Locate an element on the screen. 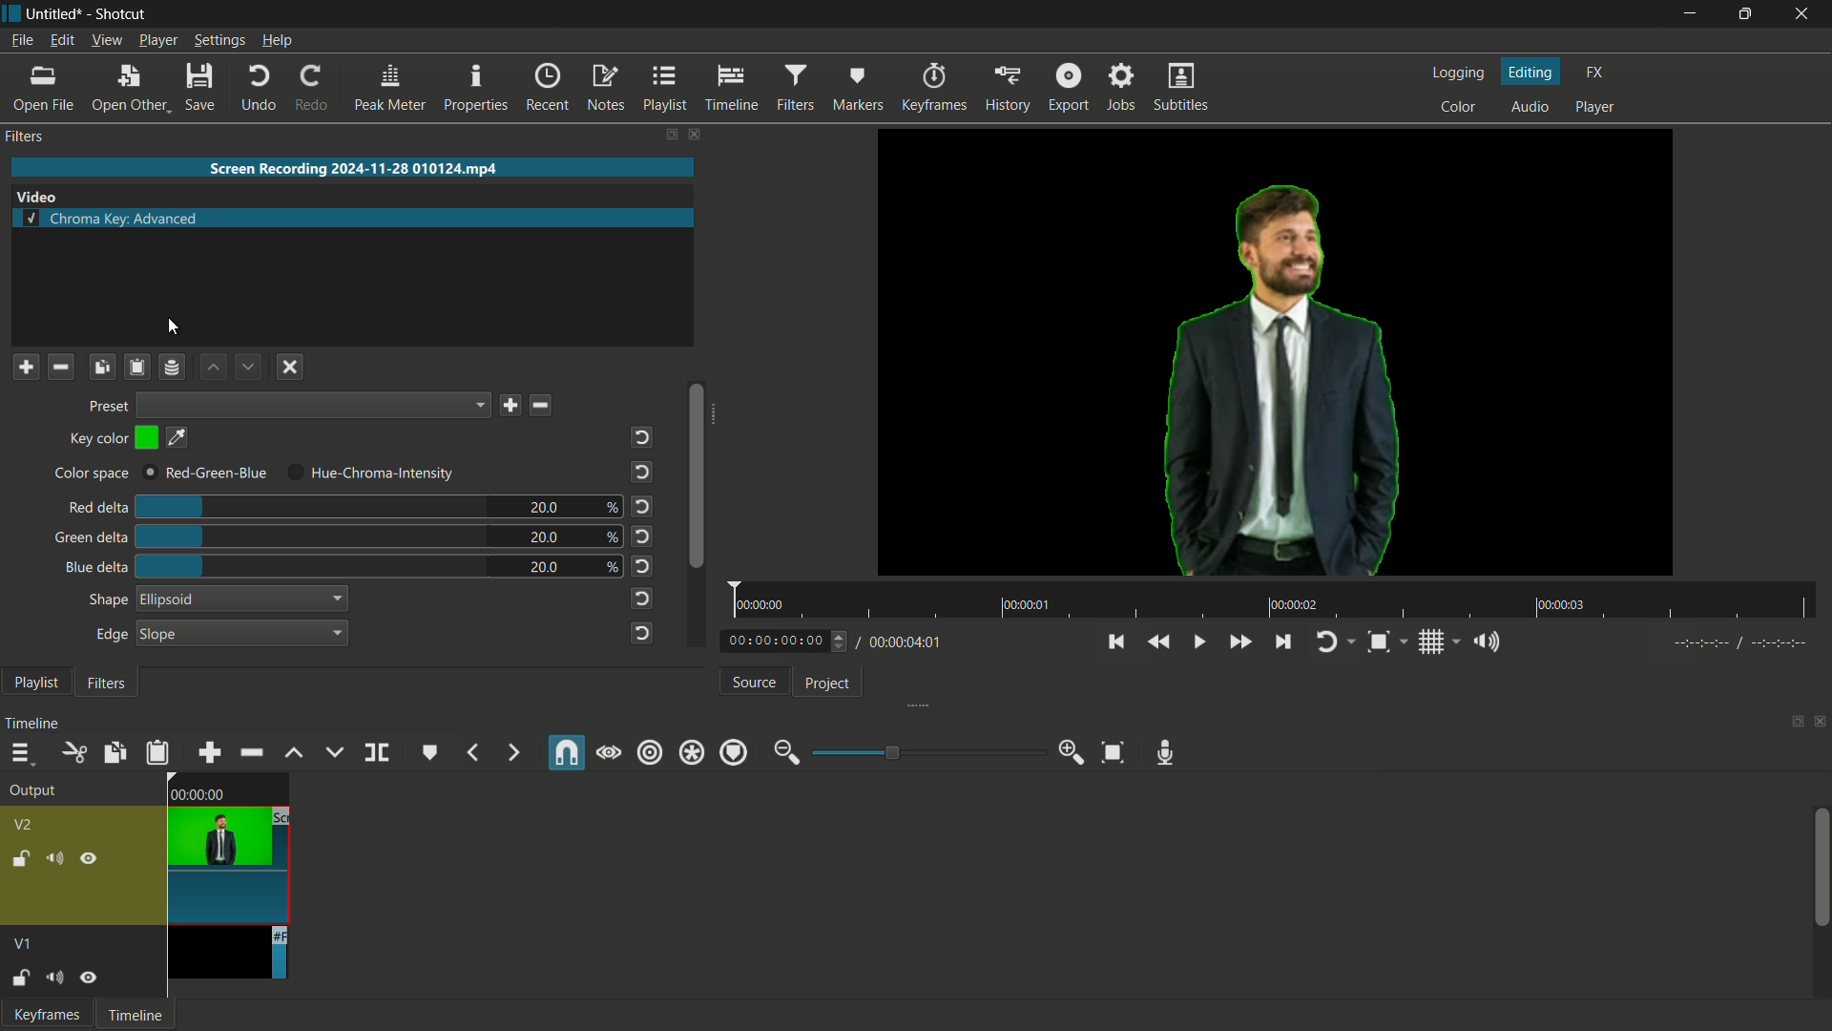  record audio is located at coordinates (1169, 753).